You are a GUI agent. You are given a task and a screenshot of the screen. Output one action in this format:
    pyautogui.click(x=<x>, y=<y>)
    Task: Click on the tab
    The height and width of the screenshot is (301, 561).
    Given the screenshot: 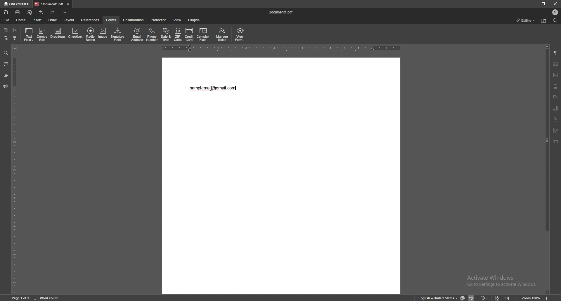 What is the action you would take?
    pyautogui.click(x=49, y=4)
    